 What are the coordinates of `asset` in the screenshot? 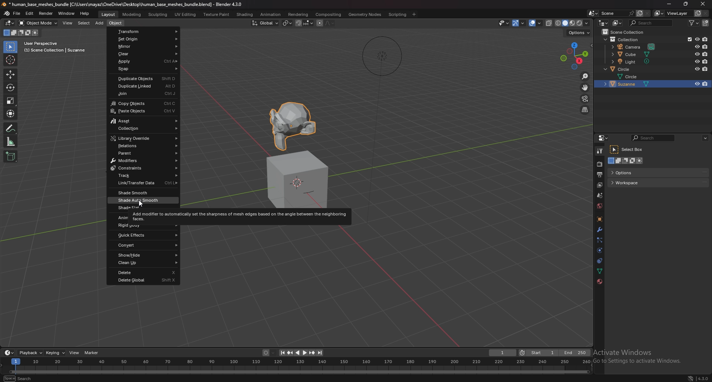 It's located at (144, 121).